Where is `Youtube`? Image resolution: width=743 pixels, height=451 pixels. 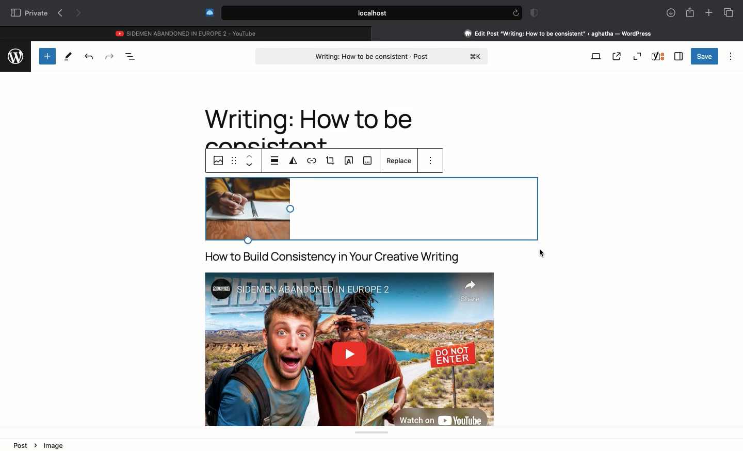
Youtube is located at coordinates (187, 32).